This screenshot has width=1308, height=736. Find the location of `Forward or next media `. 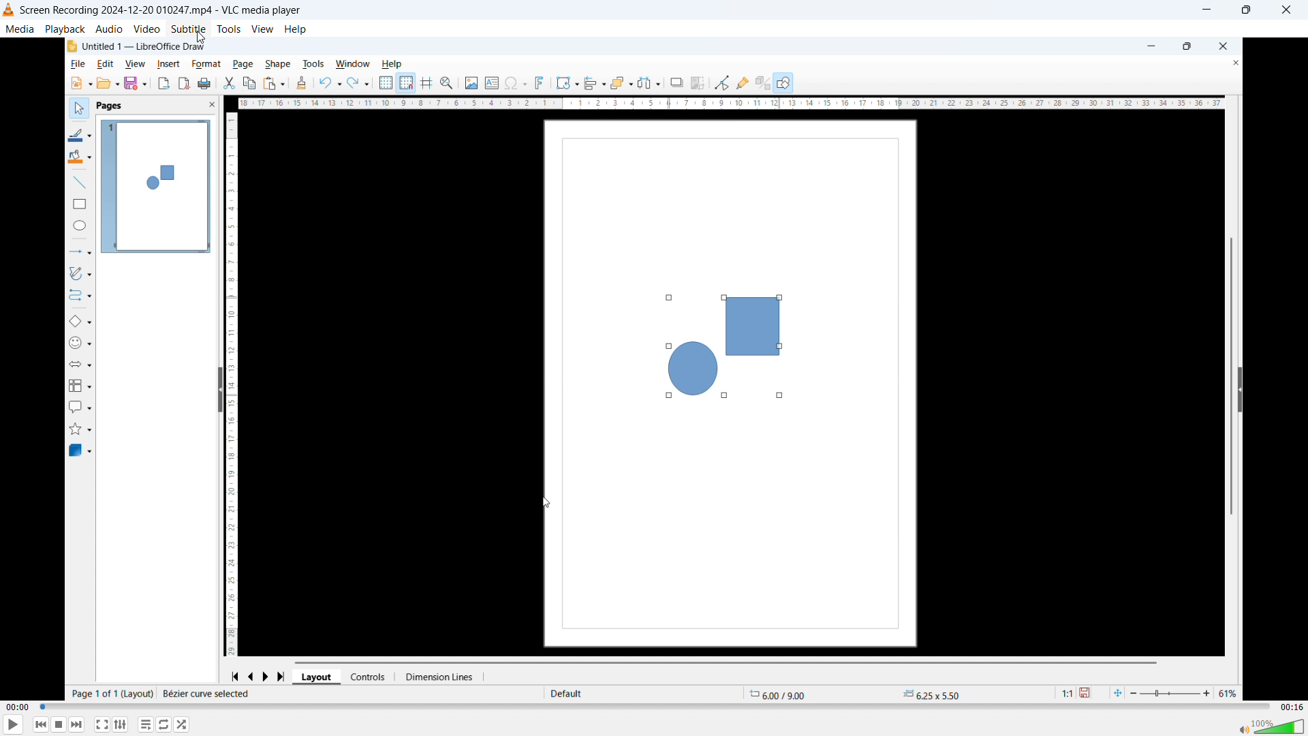

Forward or next media  is located at coordinates (77, 724).